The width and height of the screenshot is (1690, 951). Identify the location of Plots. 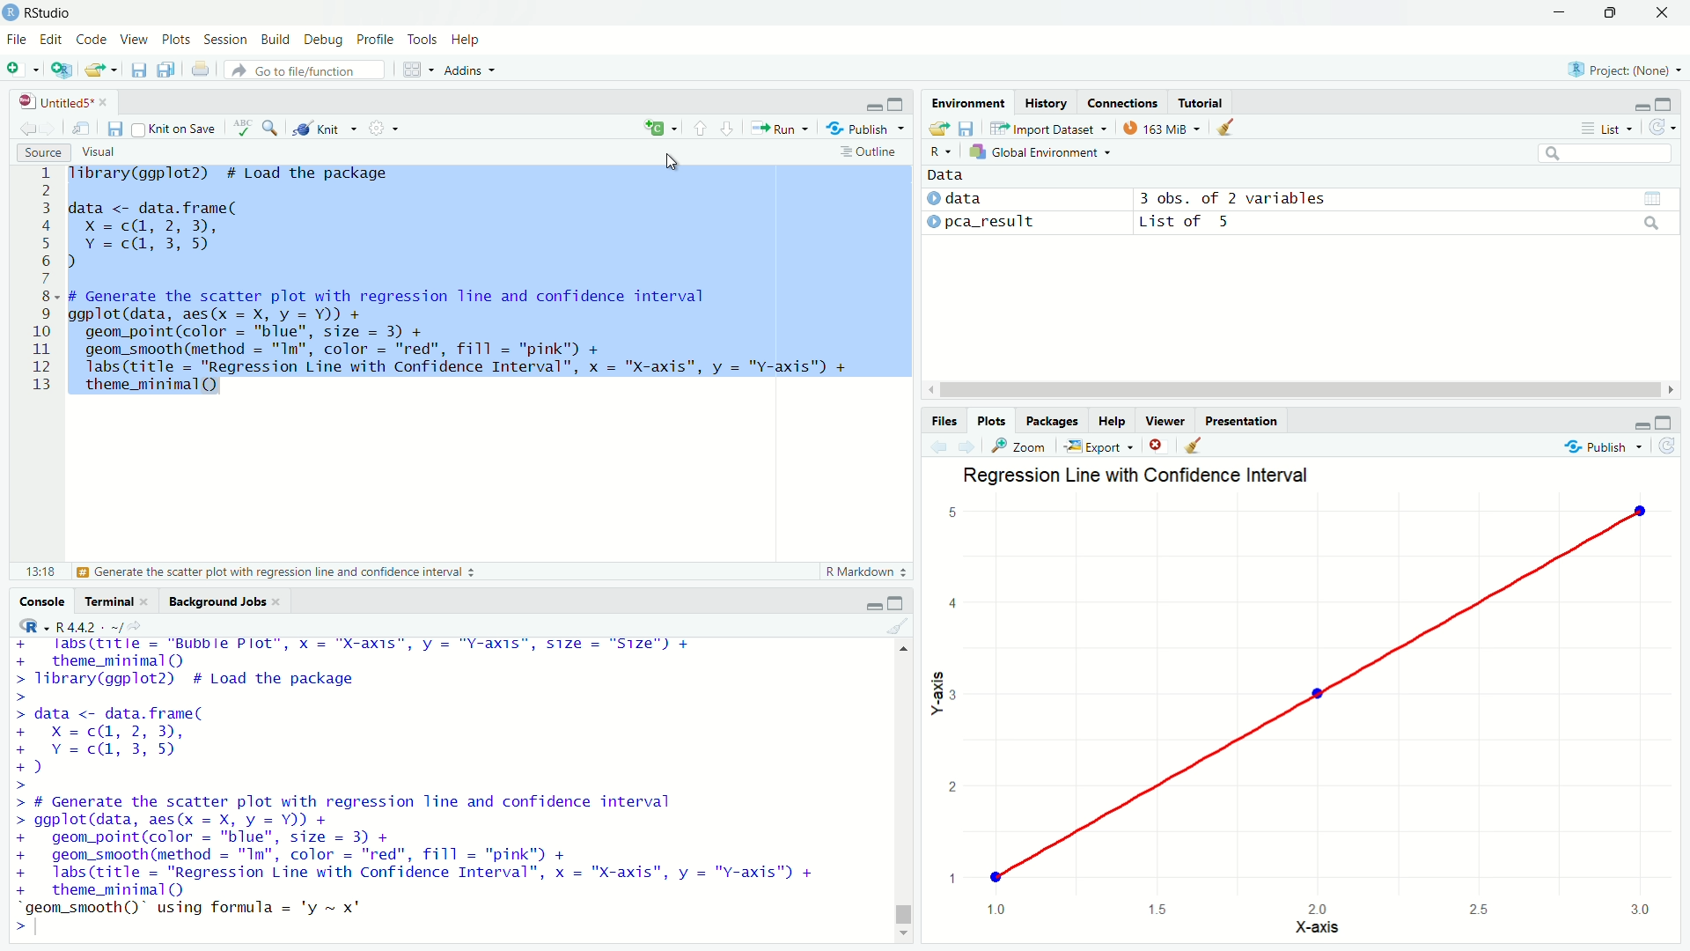
(175, 40).